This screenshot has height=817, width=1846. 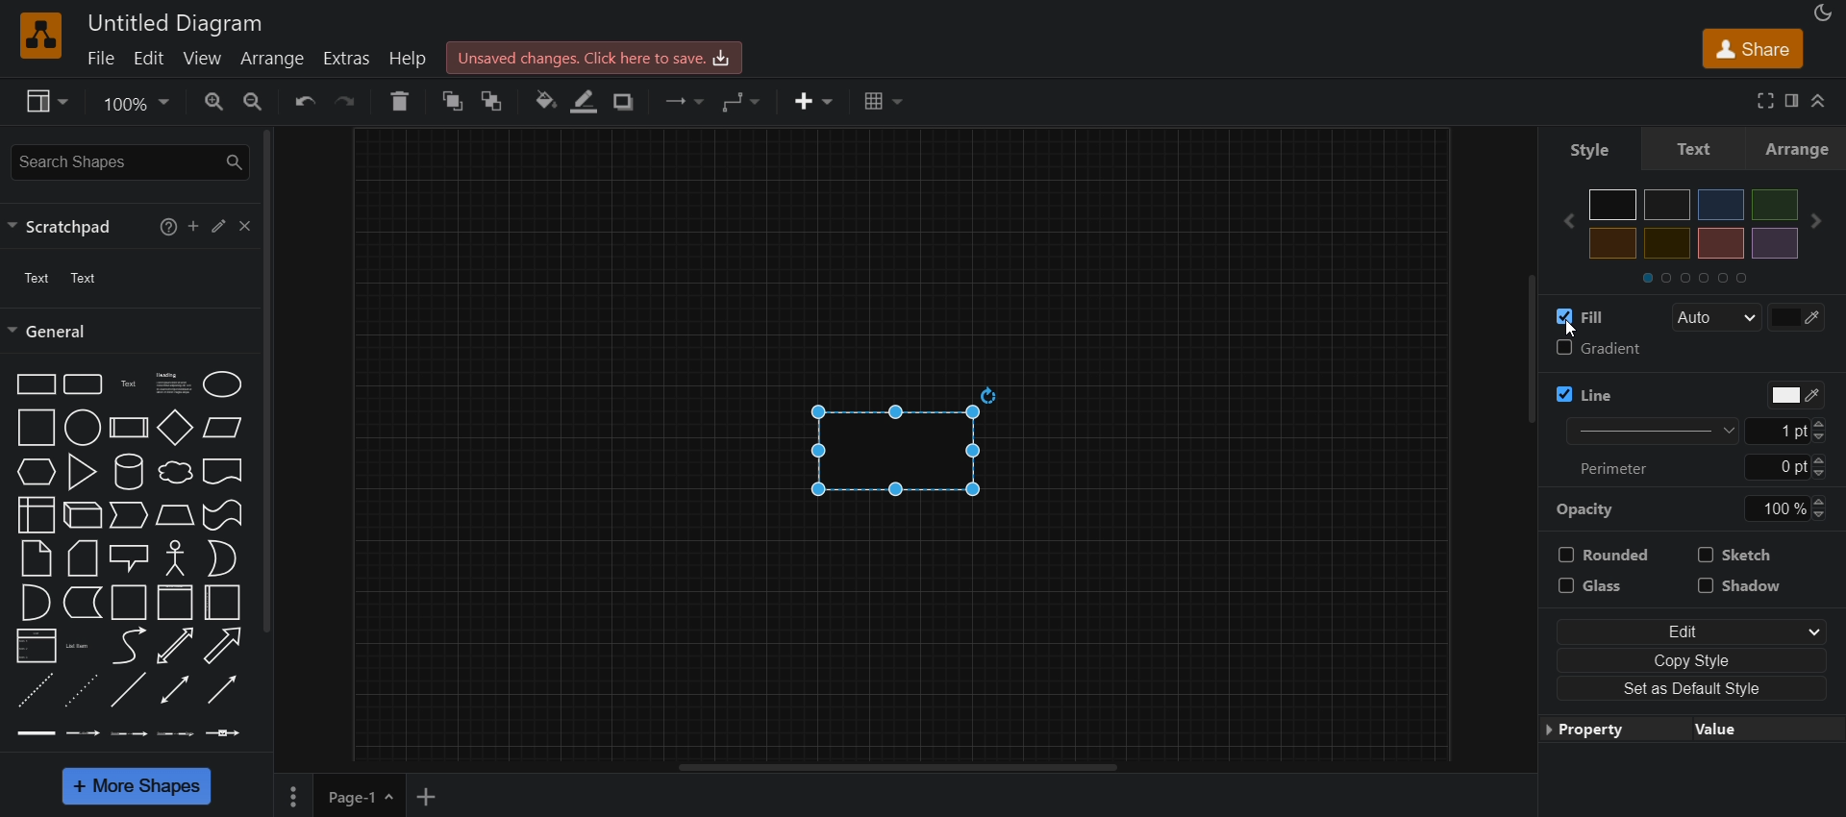 I want to click on waypoints, so click(x=745, y=102).